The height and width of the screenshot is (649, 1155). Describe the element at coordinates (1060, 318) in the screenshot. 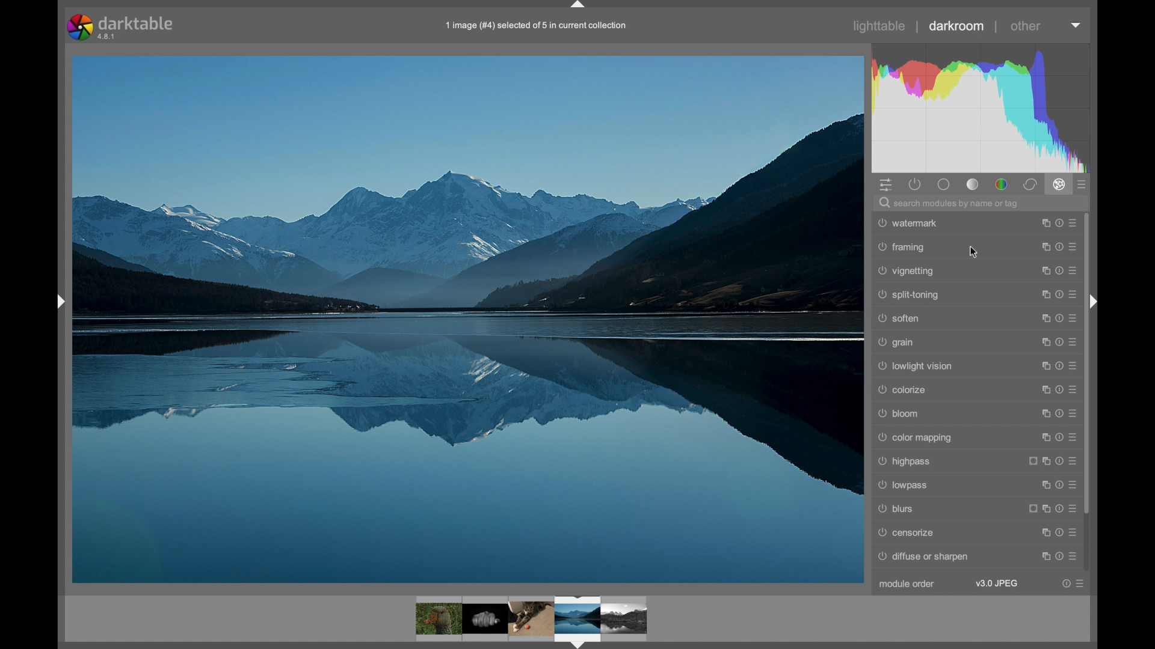

I see `more options` at that location.